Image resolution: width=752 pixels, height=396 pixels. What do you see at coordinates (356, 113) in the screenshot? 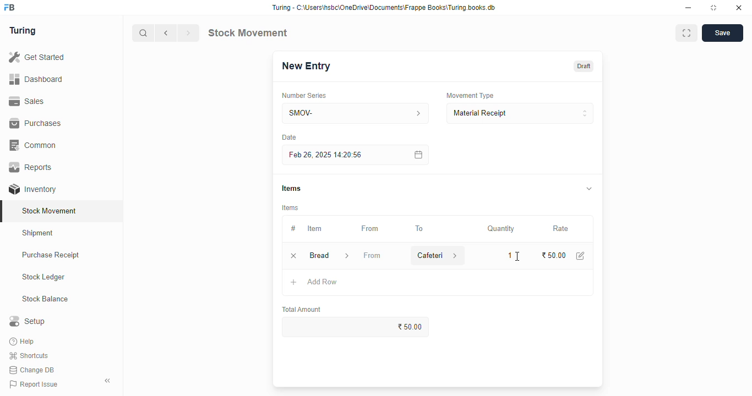
I see `SMOV-` at bounding box center [356, 113].